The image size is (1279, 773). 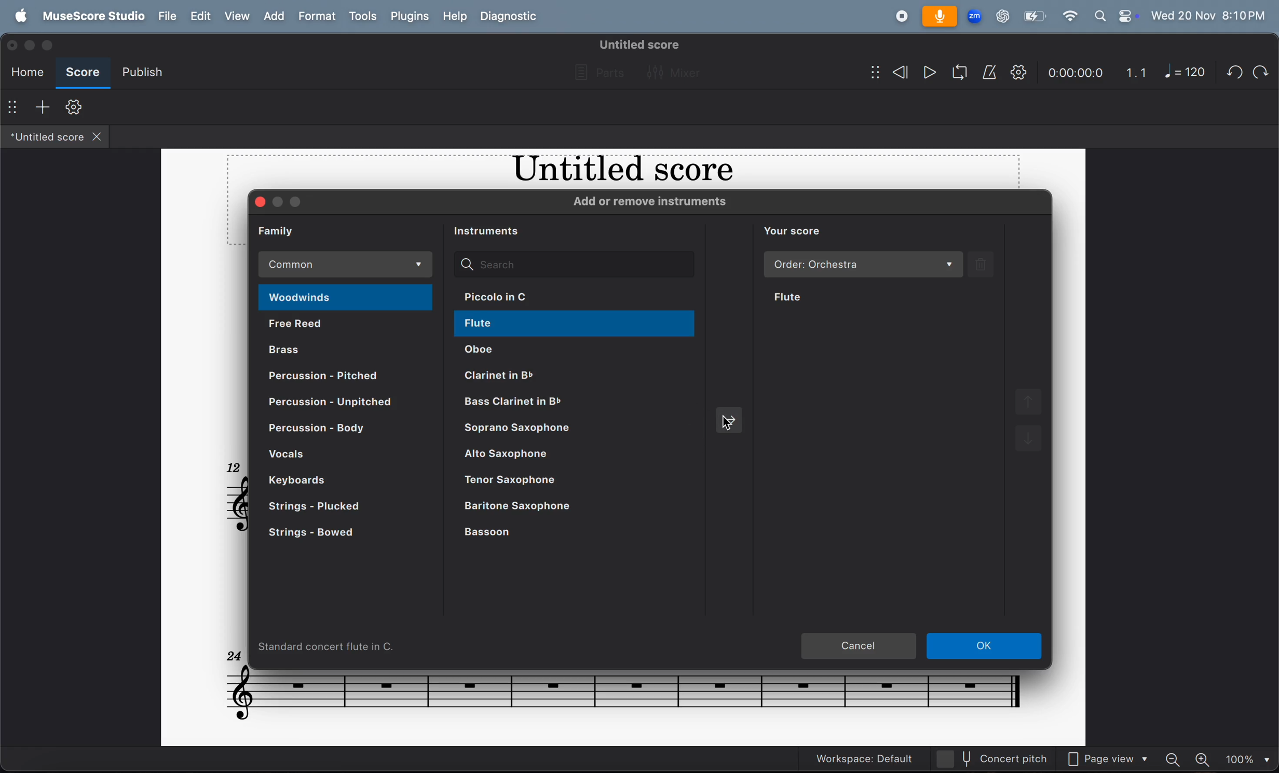 I want to click on play, so click(x=926, y=71).